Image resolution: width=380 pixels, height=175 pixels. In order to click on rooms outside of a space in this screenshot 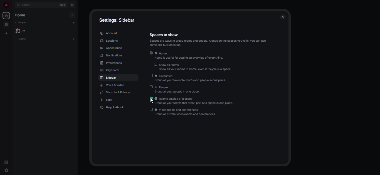, I will do `click(197, 99)`.